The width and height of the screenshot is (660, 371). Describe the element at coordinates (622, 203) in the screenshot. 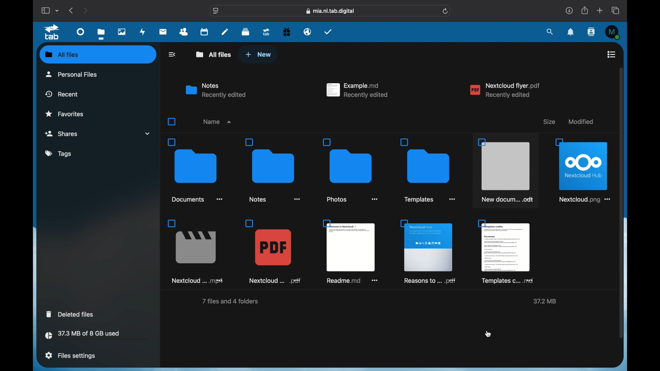

I see `scroll box` at that location.